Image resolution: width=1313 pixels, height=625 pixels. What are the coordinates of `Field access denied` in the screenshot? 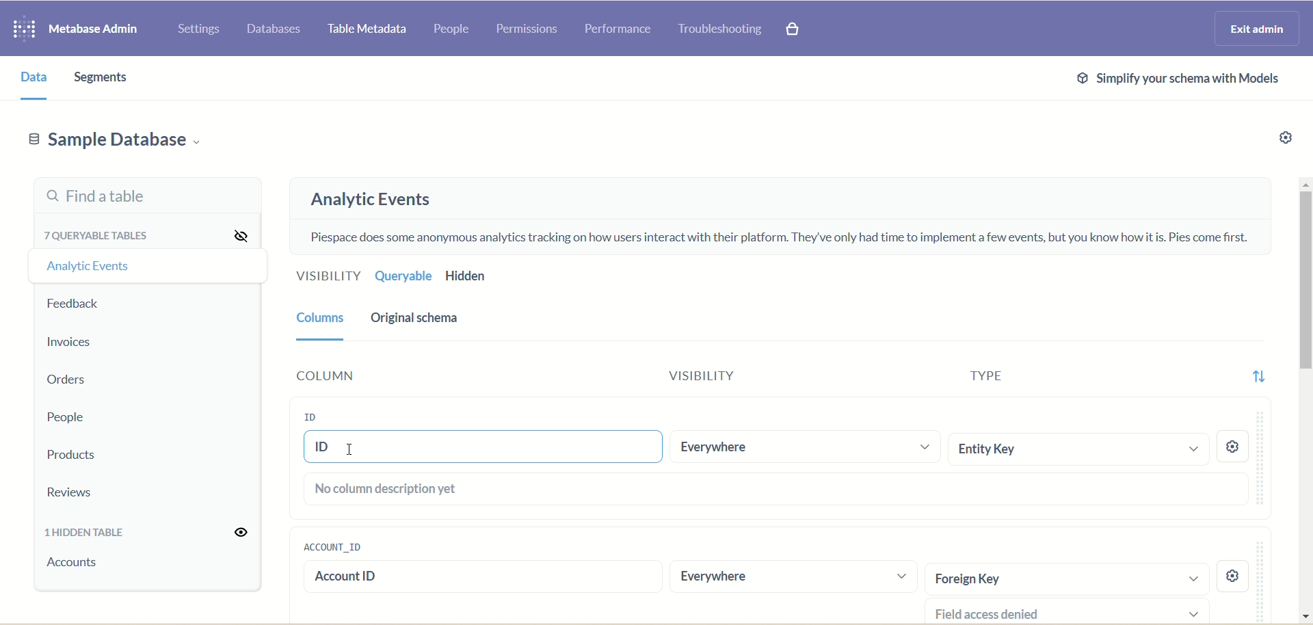 It's located at (1063, 613).